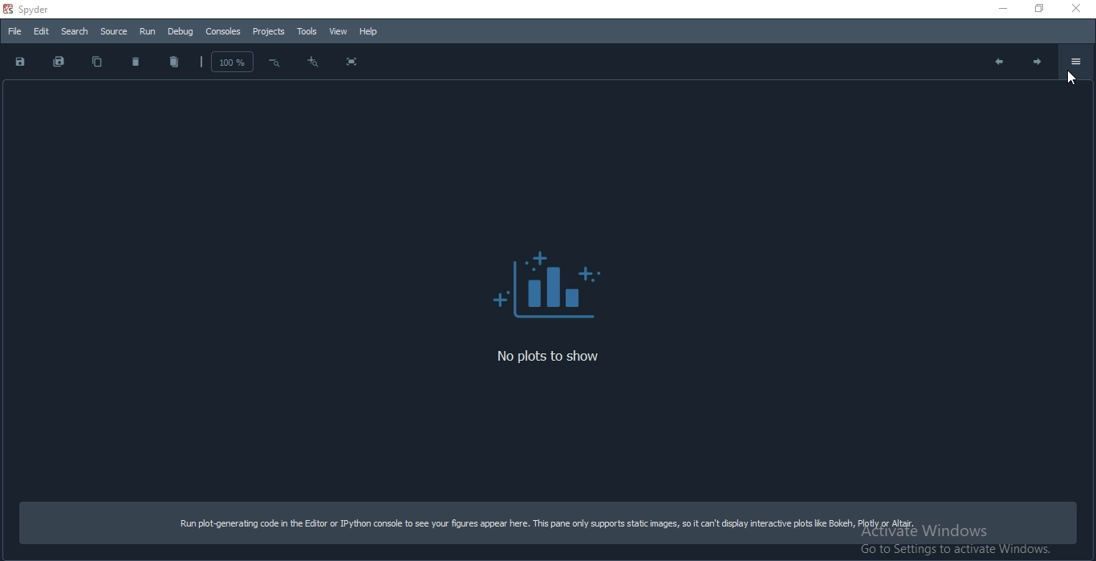 This screenshot has height=561, width=1096. I want to click on Edit, so click(41, 31).